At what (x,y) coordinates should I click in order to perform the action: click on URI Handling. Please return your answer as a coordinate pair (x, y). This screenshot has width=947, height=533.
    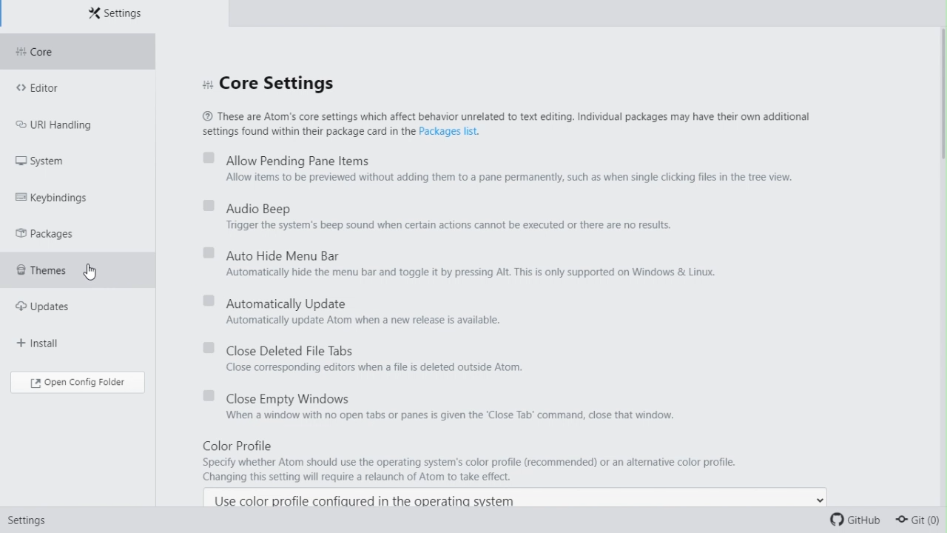
    Looking at the image, I should click on (67, 128).